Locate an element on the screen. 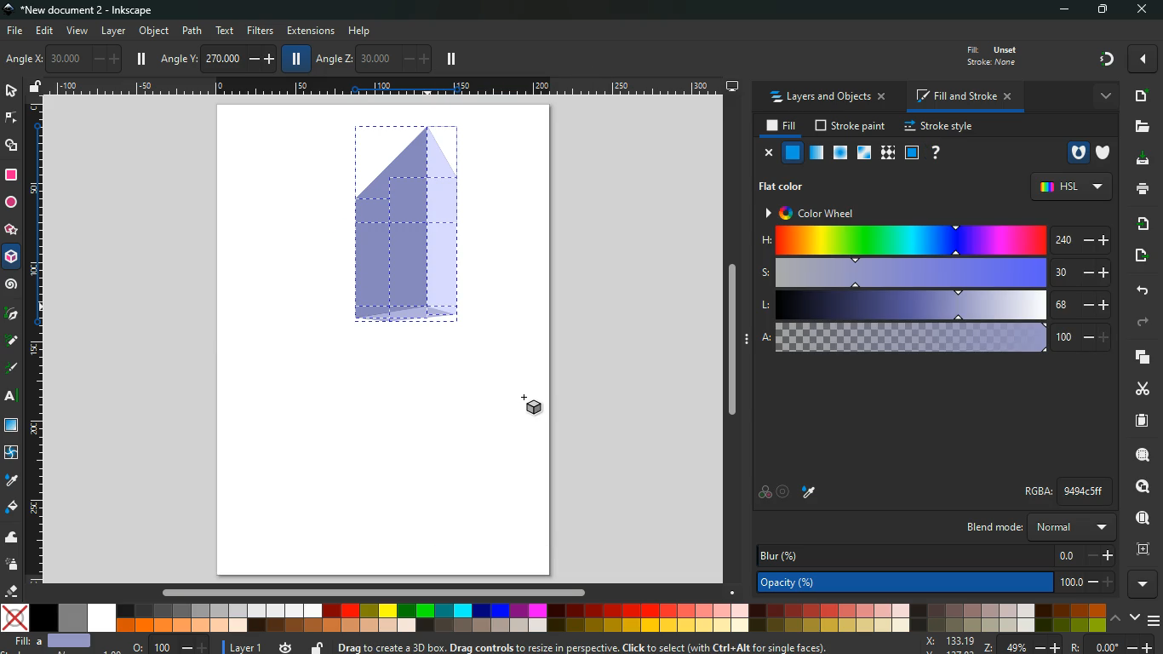  cut is located at coordinates (1143, 388).